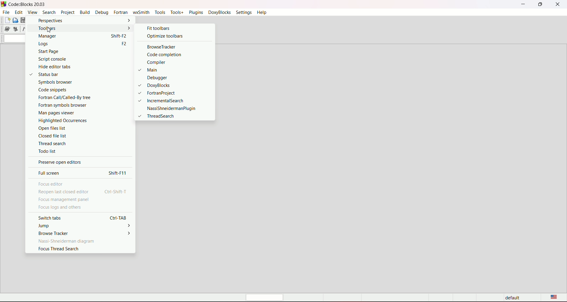  What do you see at coordinates (163, 92) in the screenshot?
I see `fortran project` at bounding box center [163, 92].